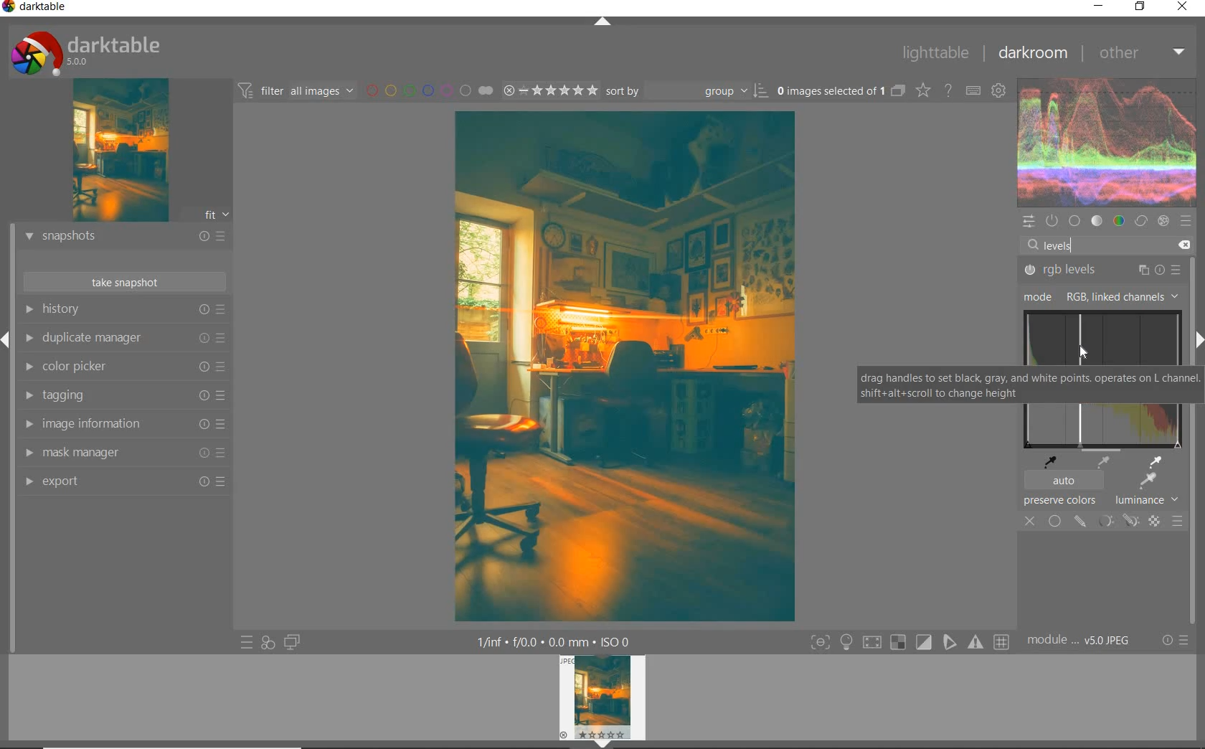  What do you see at coordinates (550, 90) in the screenshot?
I see `range rating of selected images` at bounding box center [550, 90].